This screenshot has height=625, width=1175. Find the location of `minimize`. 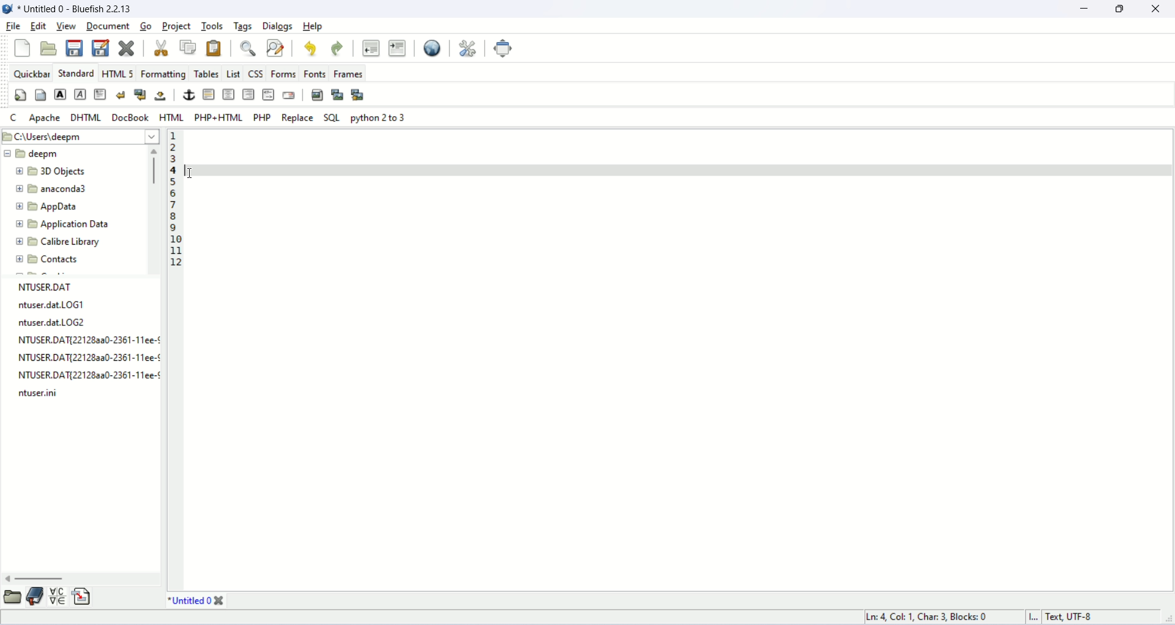

minimize is located at coordinates (1087, 9).